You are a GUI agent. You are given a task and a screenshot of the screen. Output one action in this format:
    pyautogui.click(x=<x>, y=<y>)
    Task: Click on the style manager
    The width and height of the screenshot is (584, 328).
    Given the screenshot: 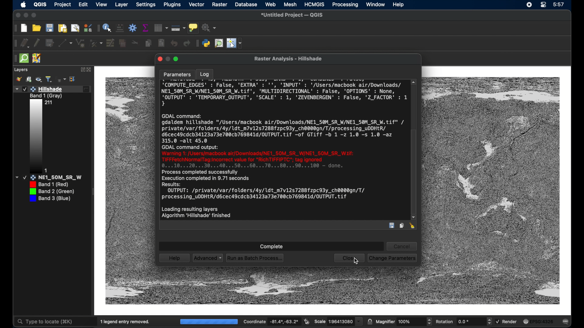 What is the action you would take?
    pyautogui.click(x=88, y=28)
    